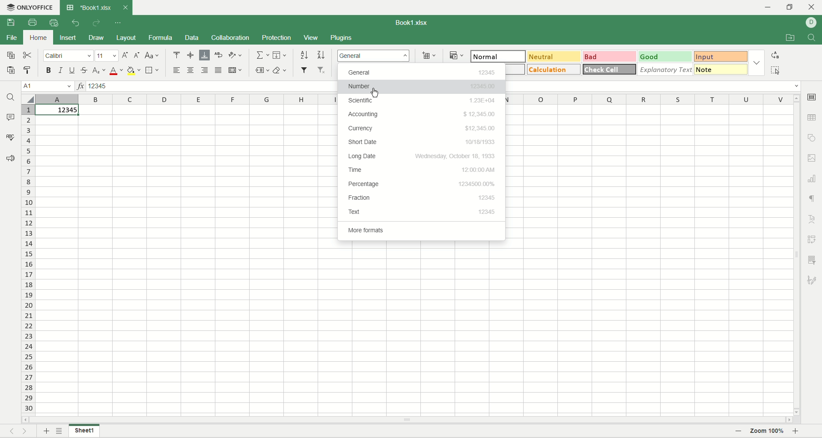 This screenshot has height=438, width=822. Describe the element at coordinates (811, 23) in the screenshot. I see `username` at that location.